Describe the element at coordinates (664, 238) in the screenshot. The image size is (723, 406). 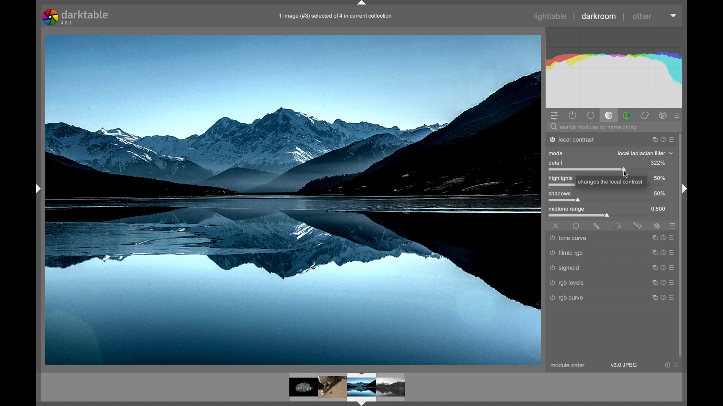
I see `more options` at that location.